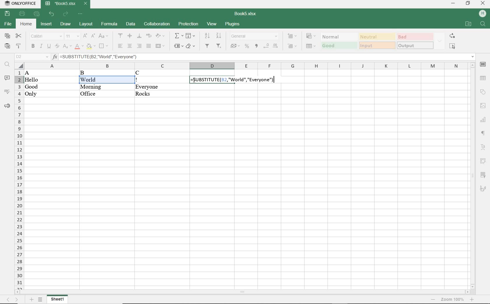 This screenshot has width=490, height=304. I want to click on output, so click(414, 46).